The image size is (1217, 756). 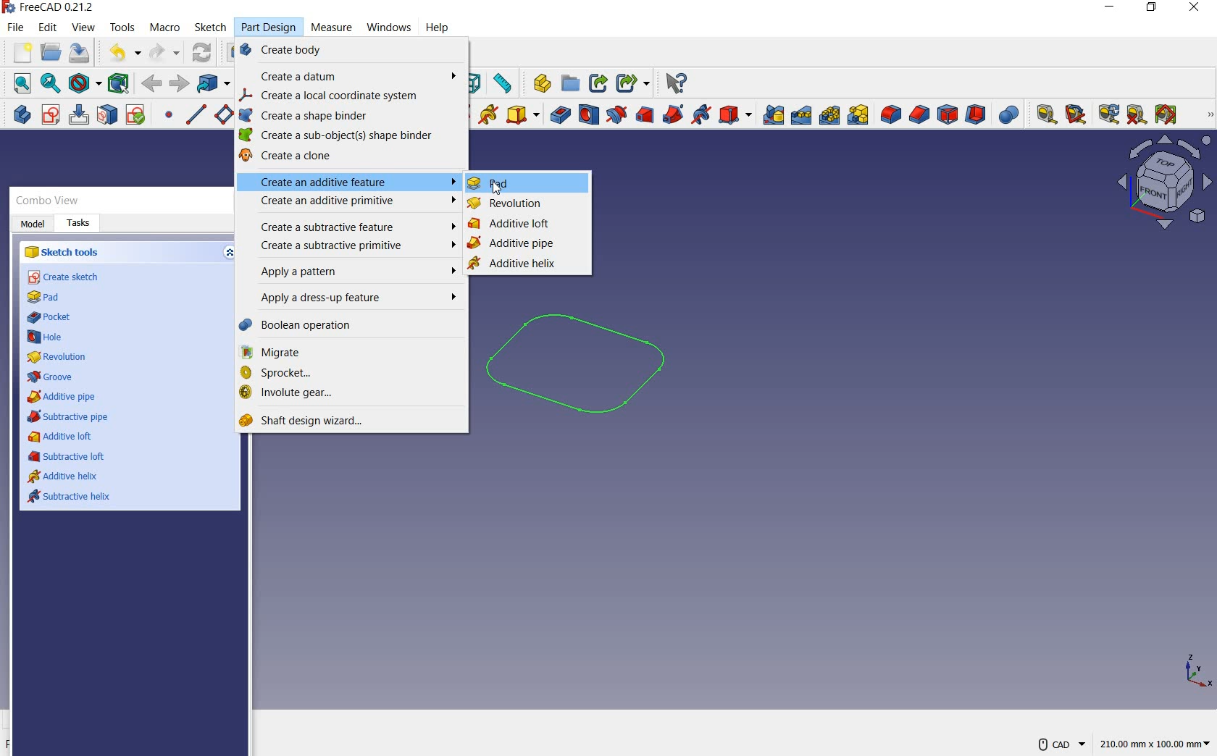 I want to click on measure angular, so click(x=1076, y=114).